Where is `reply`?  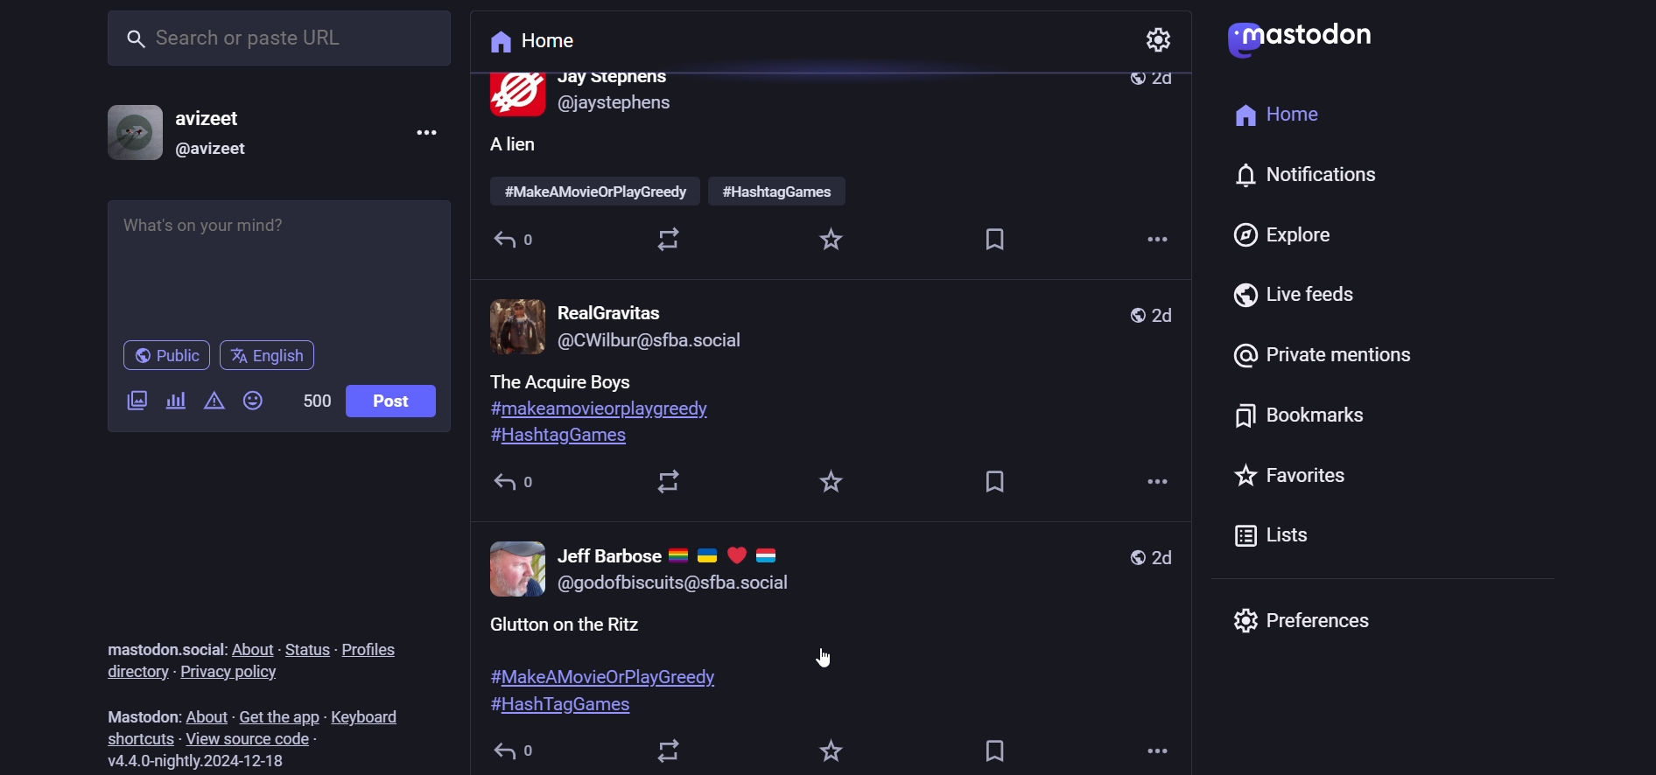
reply is located at coordinates (515, 750).